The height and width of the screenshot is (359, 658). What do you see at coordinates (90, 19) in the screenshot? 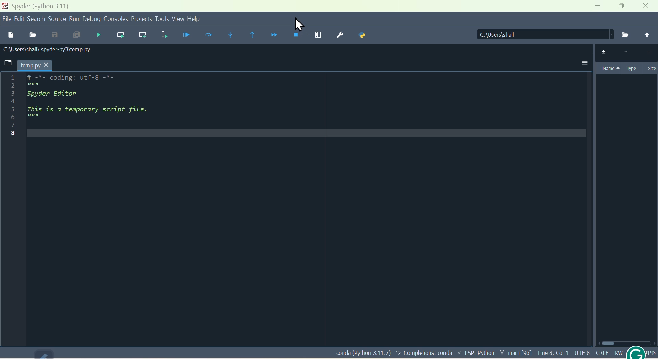
I see `Debug` at bounding box center [90, 19].